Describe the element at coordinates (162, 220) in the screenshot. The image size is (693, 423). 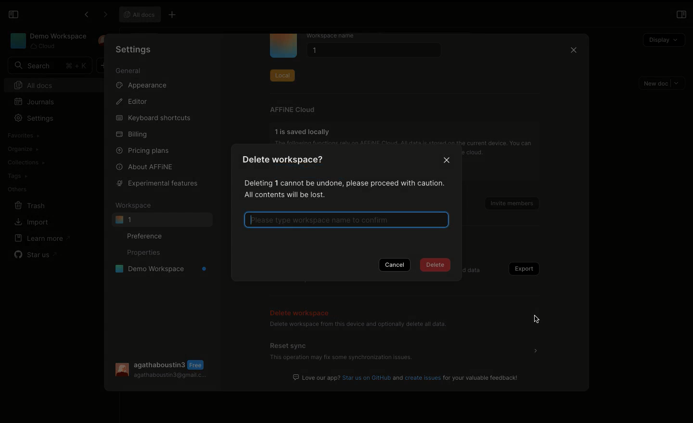
I see `1` at that location.